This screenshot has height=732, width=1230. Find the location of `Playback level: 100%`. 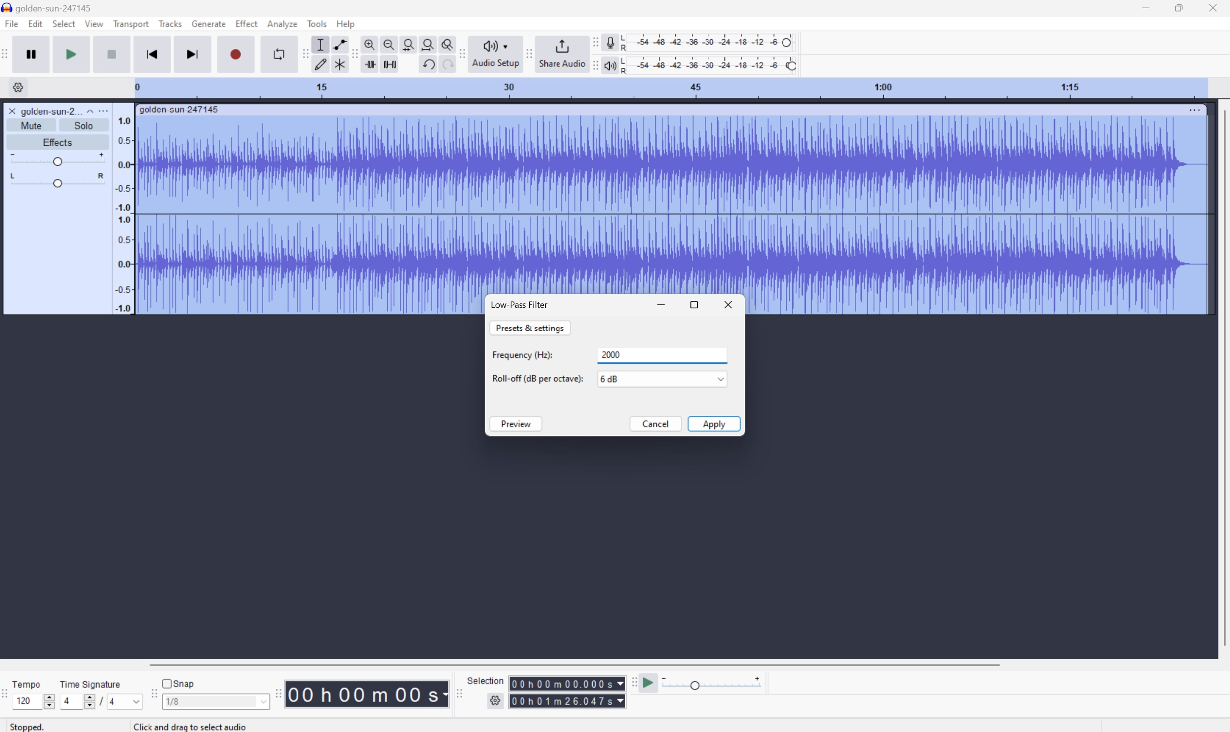

Playback level: 100% is located at coordinates (708, 65).